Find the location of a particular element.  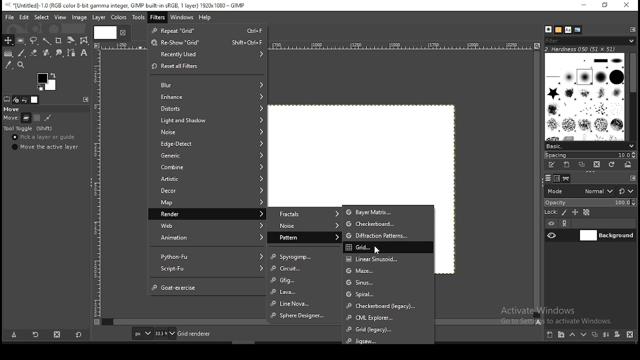

minimize is located at coordinates (585, 6).